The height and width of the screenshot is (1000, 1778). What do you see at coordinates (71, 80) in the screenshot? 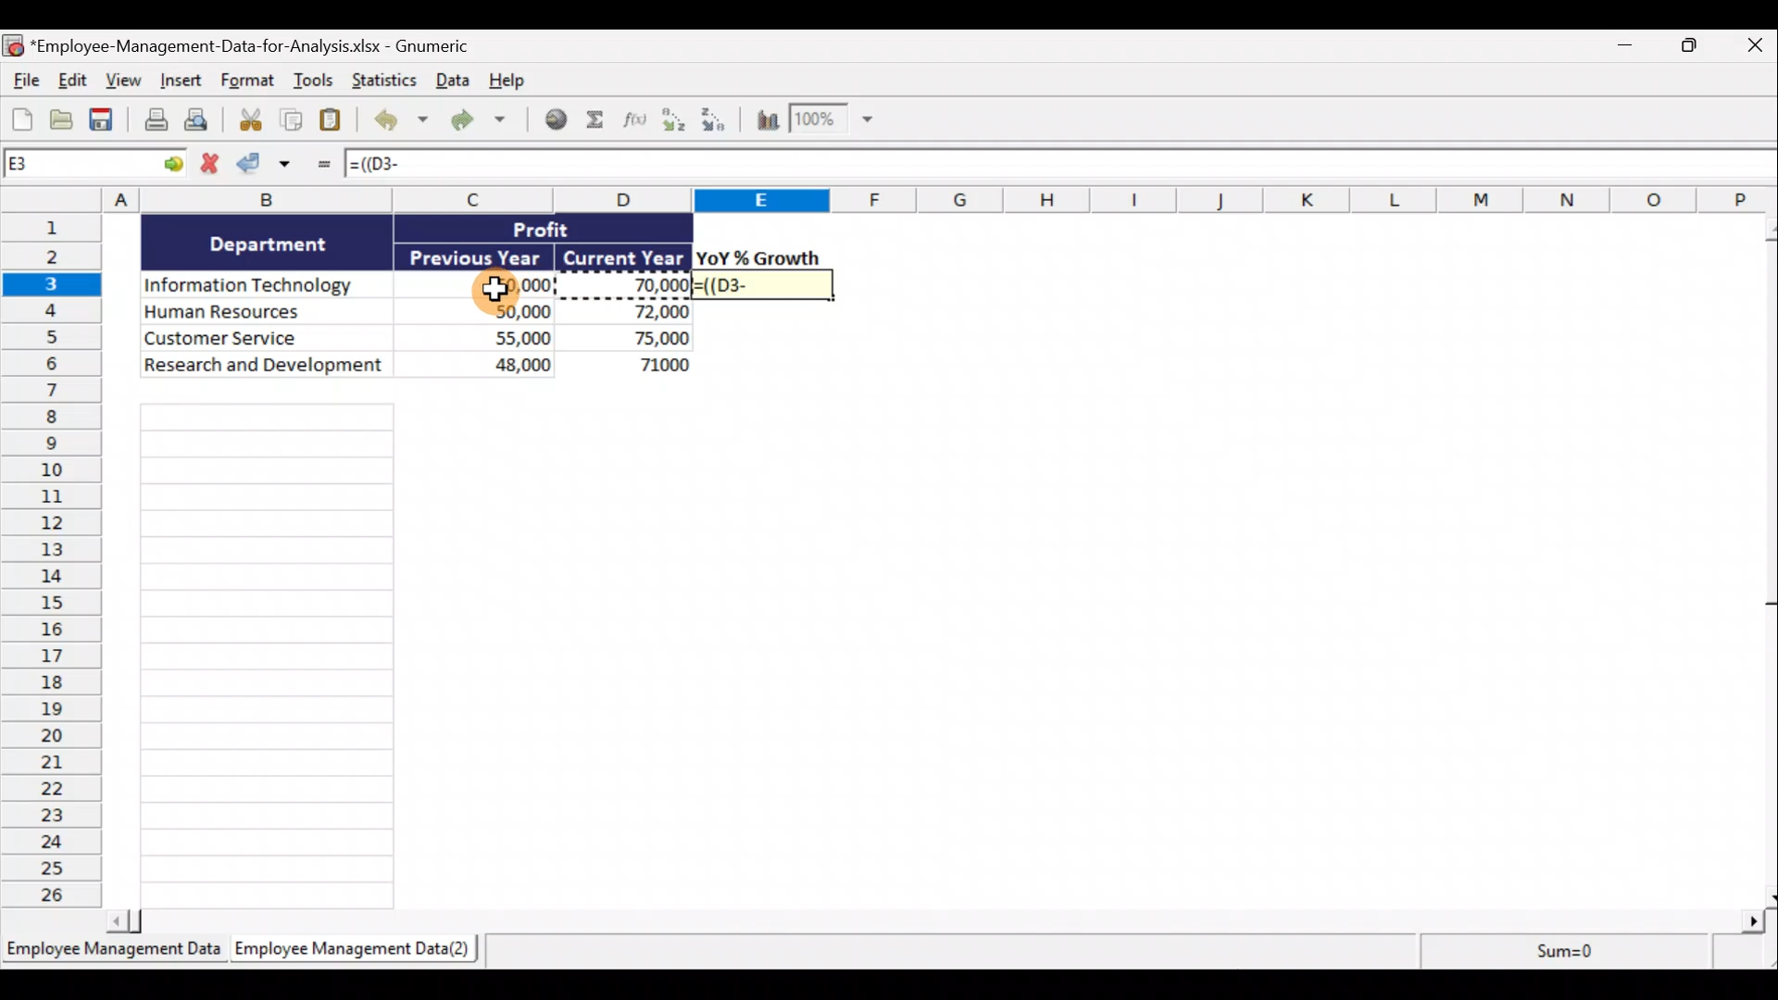
I see `Edit` at bounding box center [71, 80].